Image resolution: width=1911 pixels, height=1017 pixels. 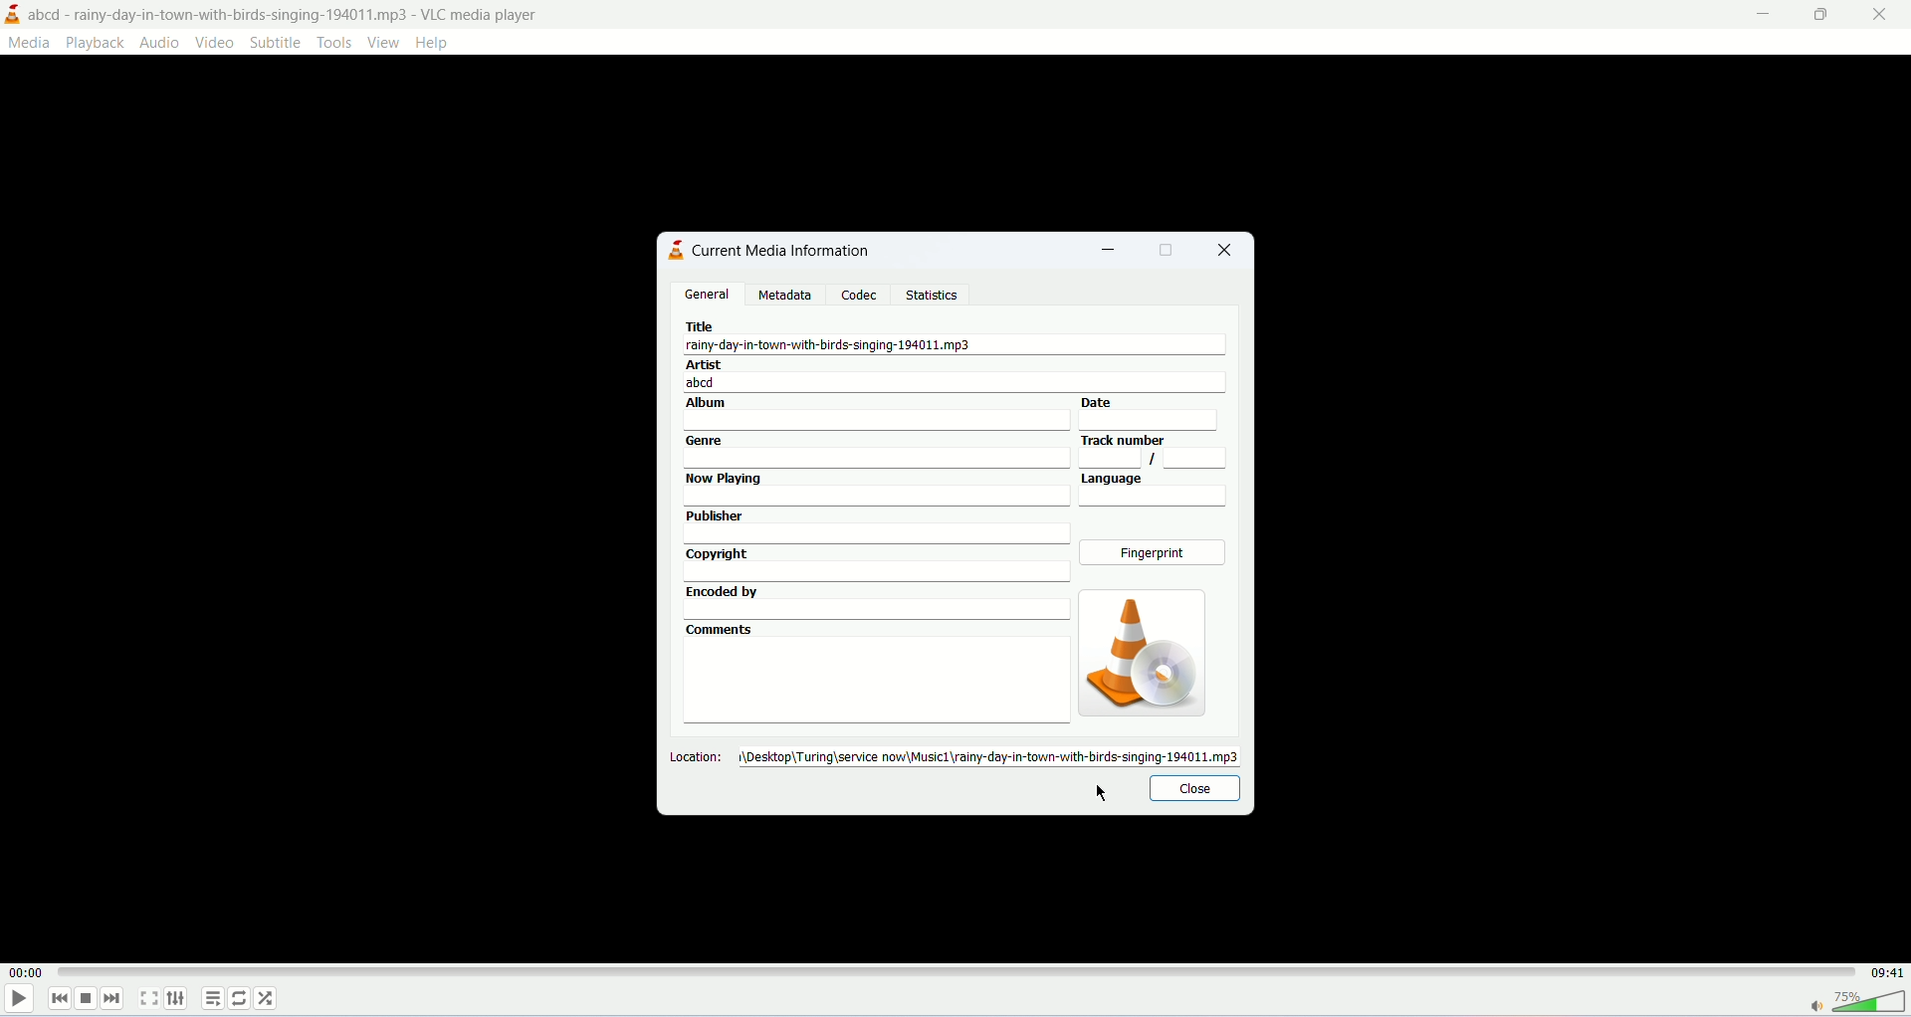 I want to click on encoded by, so click(x=875, y=600).